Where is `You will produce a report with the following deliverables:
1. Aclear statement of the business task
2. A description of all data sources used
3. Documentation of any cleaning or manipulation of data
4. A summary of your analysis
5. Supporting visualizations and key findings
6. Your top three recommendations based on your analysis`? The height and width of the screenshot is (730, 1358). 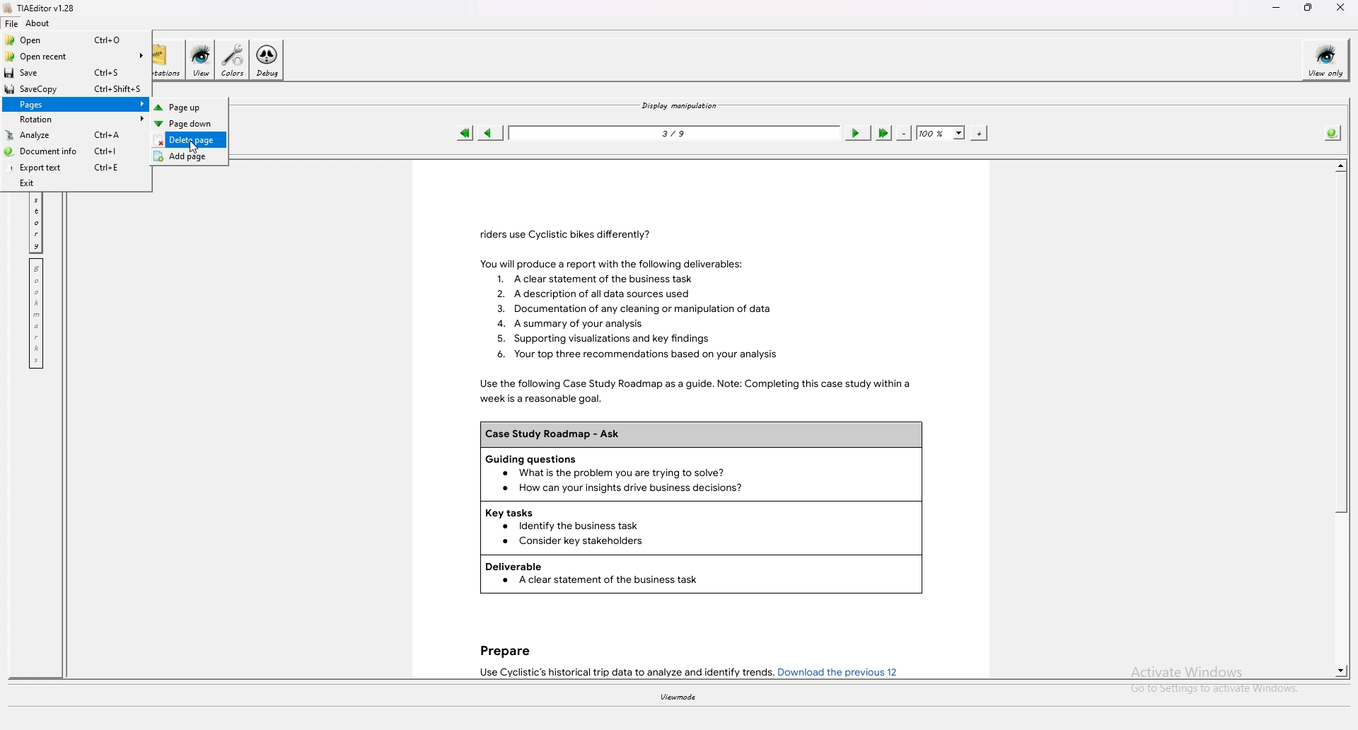 You will produce a report with the following deliverables:
1. Aclear statement of the business task
2. A description of all data sources used
3. Documentation of any cleaning or manipulation of data
4. A summary of your analysis
5. Supporting visualizations and key findings
6. Your top three recommendations based on your analysis is located at coordinates (639, 311).